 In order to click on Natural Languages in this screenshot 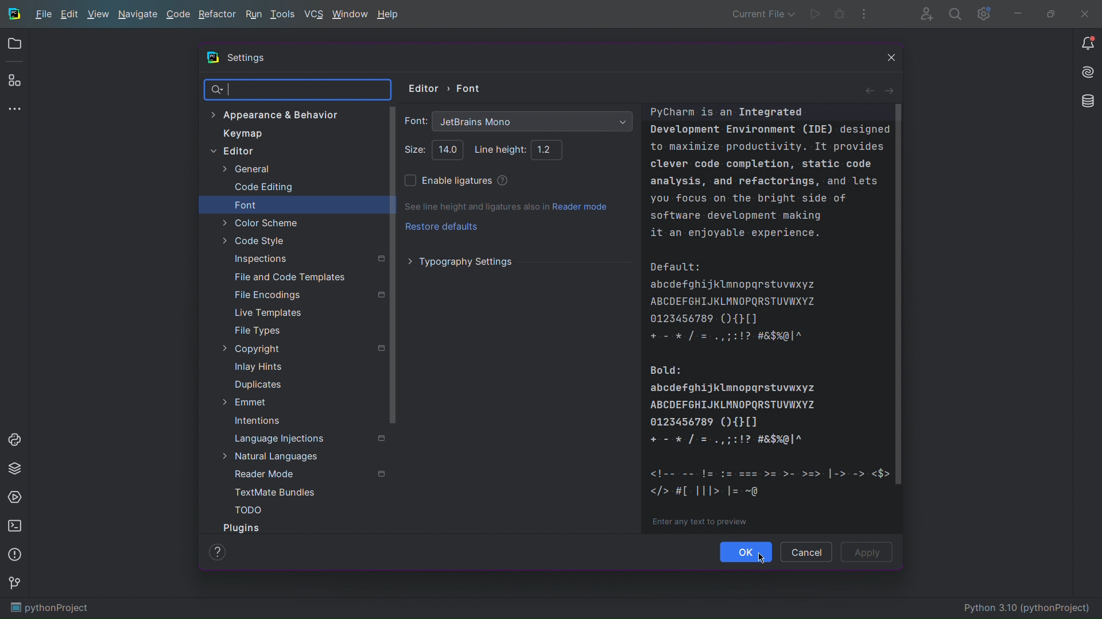, I will do `click(278, 456)`.